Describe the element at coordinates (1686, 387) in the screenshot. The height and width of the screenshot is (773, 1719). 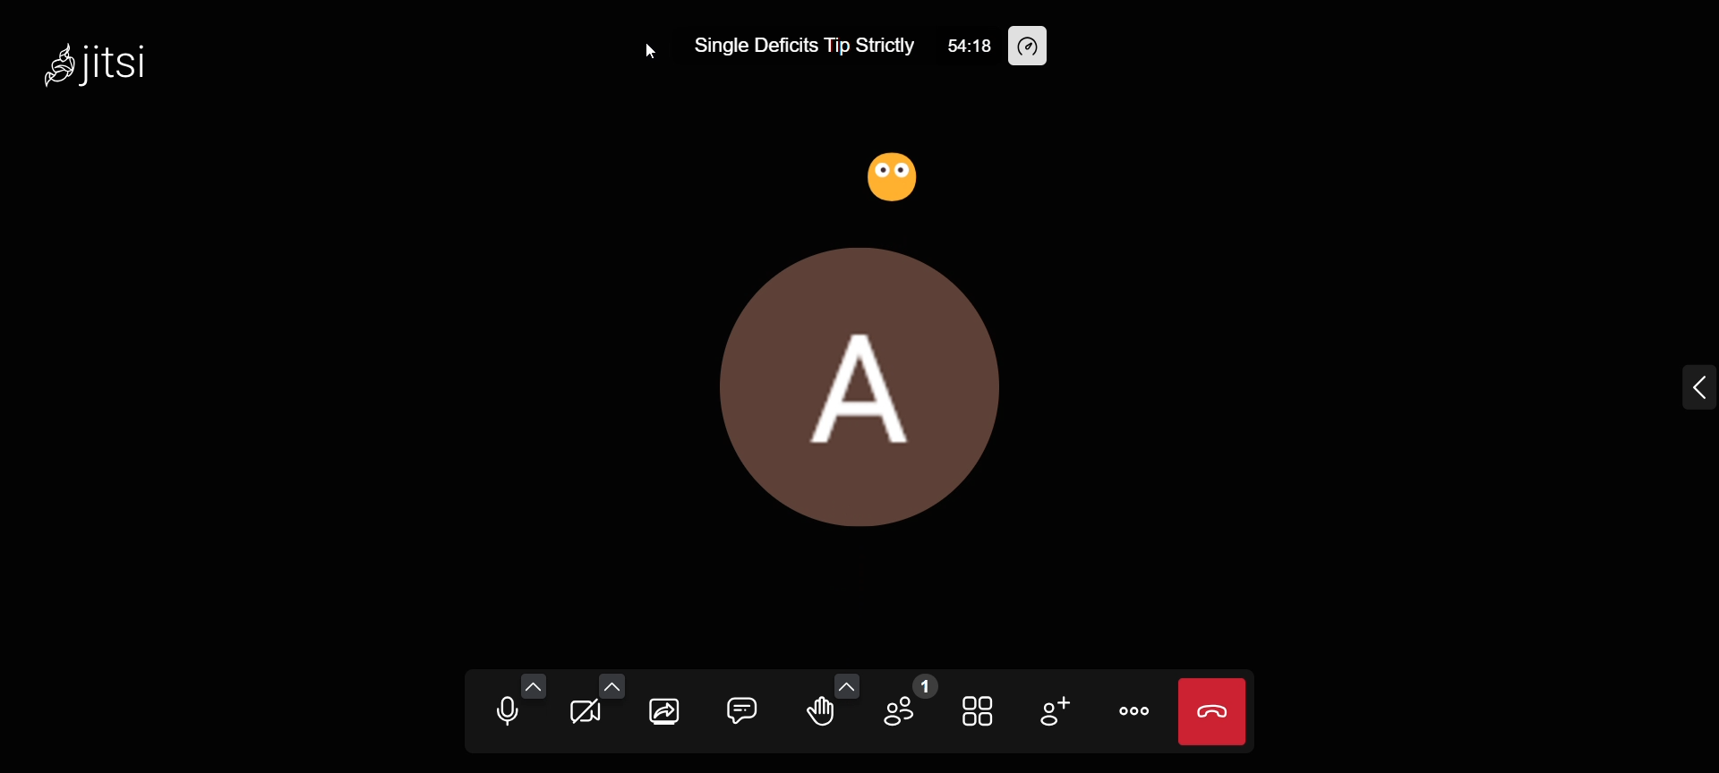
I see `expand` at that location.